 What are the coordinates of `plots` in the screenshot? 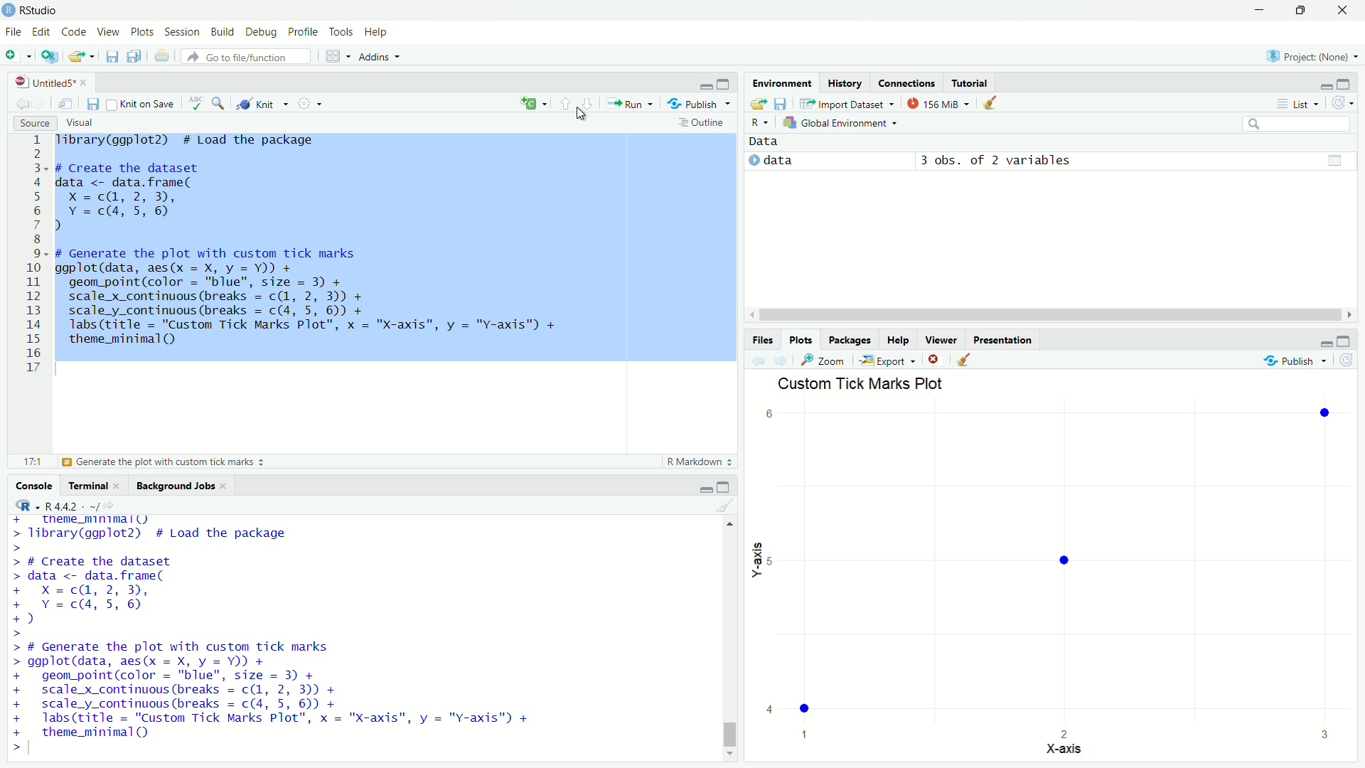 It's located at (801, 339).